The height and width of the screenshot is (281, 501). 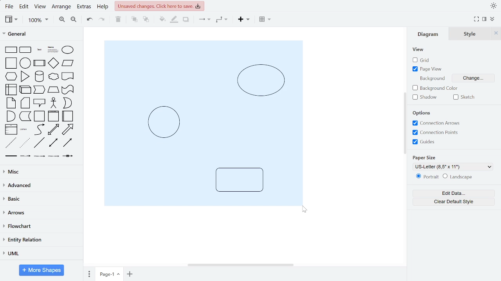 What do you see at coordinates (102, 20) in the screenshot?
I see `redo` at bounding box center [102, 20].